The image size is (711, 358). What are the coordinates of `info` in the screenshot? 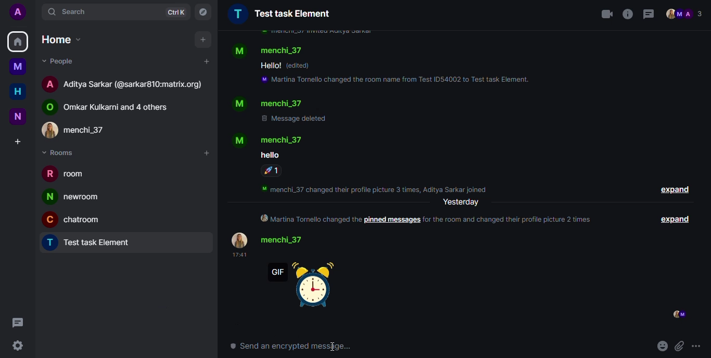 It's located at (628, 13).